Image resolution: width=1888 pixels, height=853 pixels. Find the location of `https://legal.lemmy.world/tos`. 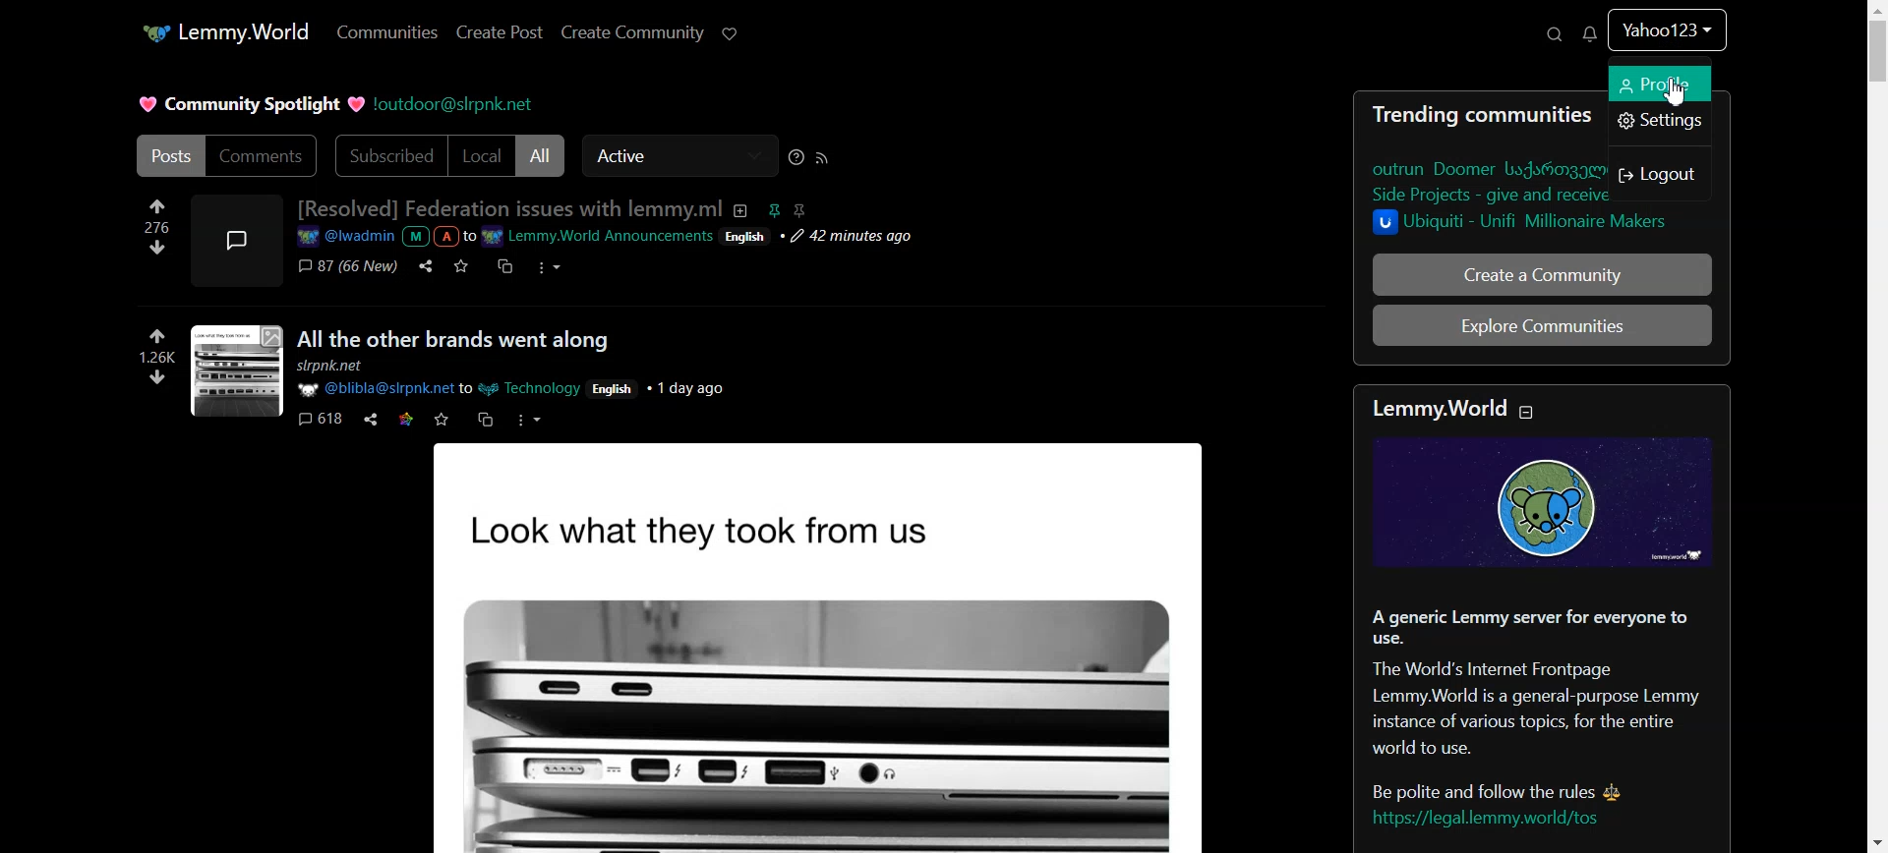

https://legal.lemmy.world/tos is located at coordinates (1484, 821).